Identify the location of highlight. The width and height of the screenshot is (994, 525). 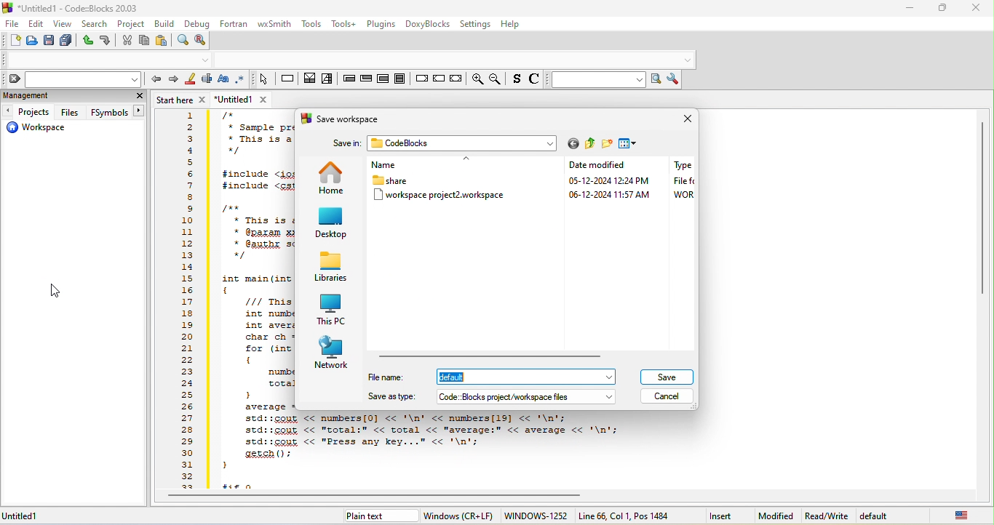
(190, 81).